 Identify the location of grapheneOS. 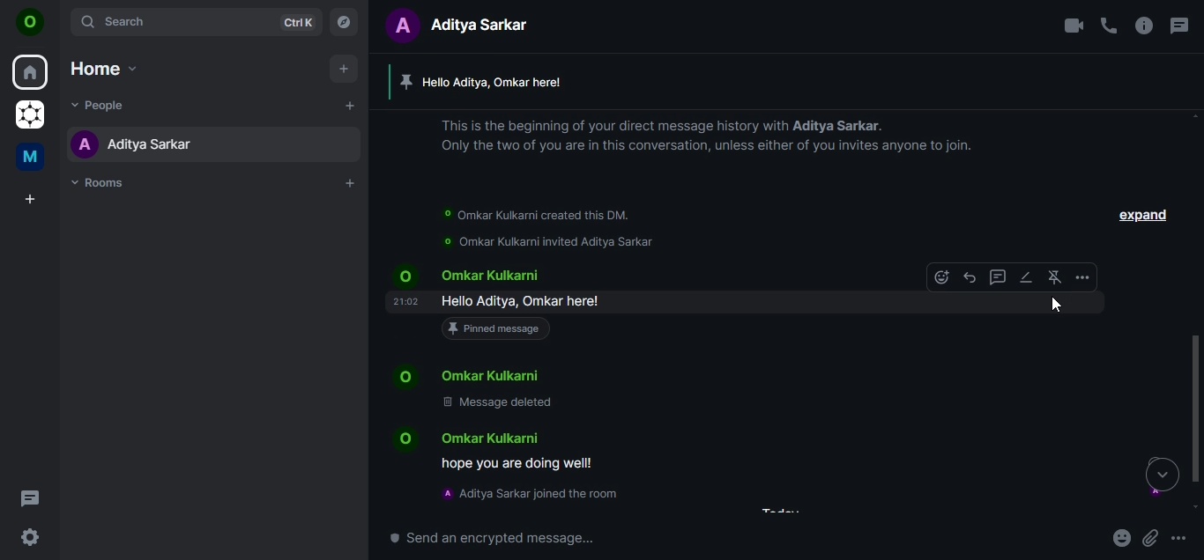
(28, 115).